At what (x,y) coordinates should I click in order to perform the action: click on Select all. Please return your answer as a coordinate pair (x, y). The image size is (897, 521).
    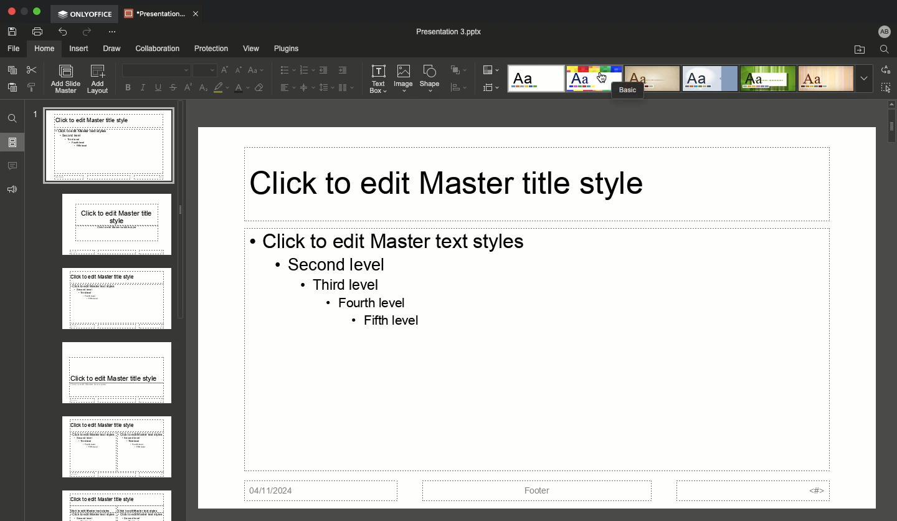
    Looking at the image, I should click on (885, 88).